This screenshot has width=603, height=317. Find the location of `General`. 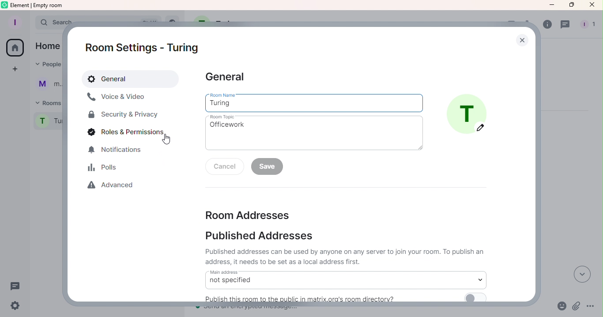

General is located at coordinates (133, 77).